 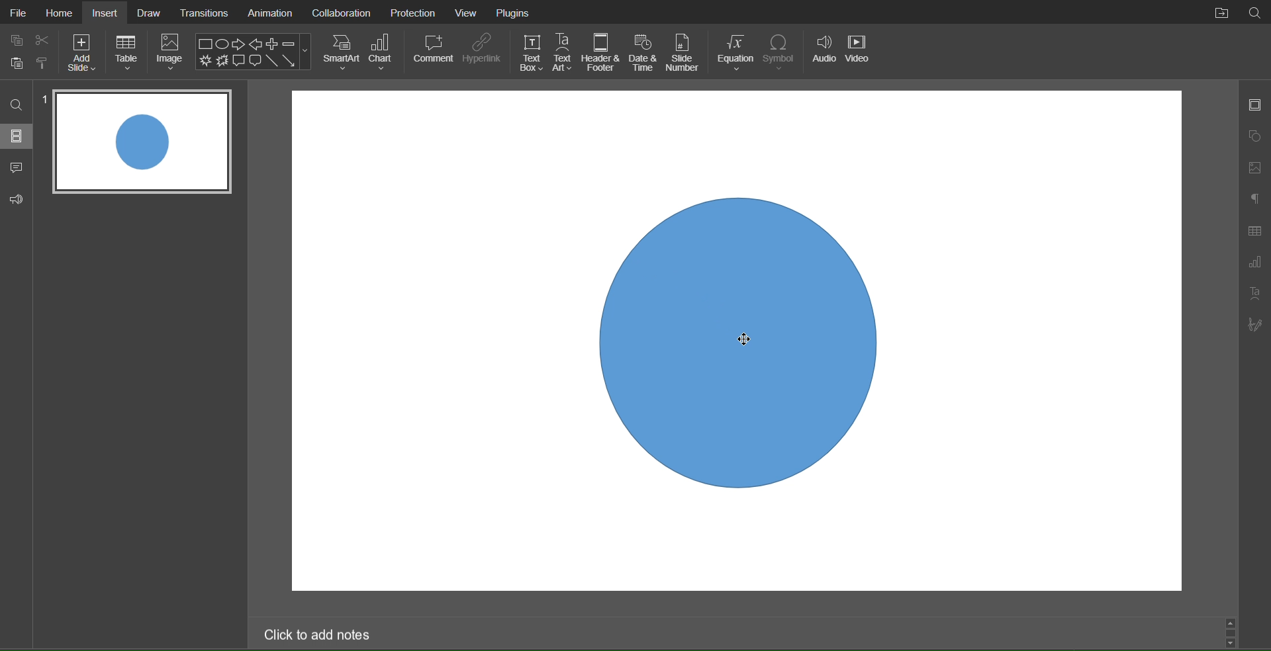 What do you see at coordinates (469, 13) in the screenshot?
I see `View` at bounding box center [469, 13].